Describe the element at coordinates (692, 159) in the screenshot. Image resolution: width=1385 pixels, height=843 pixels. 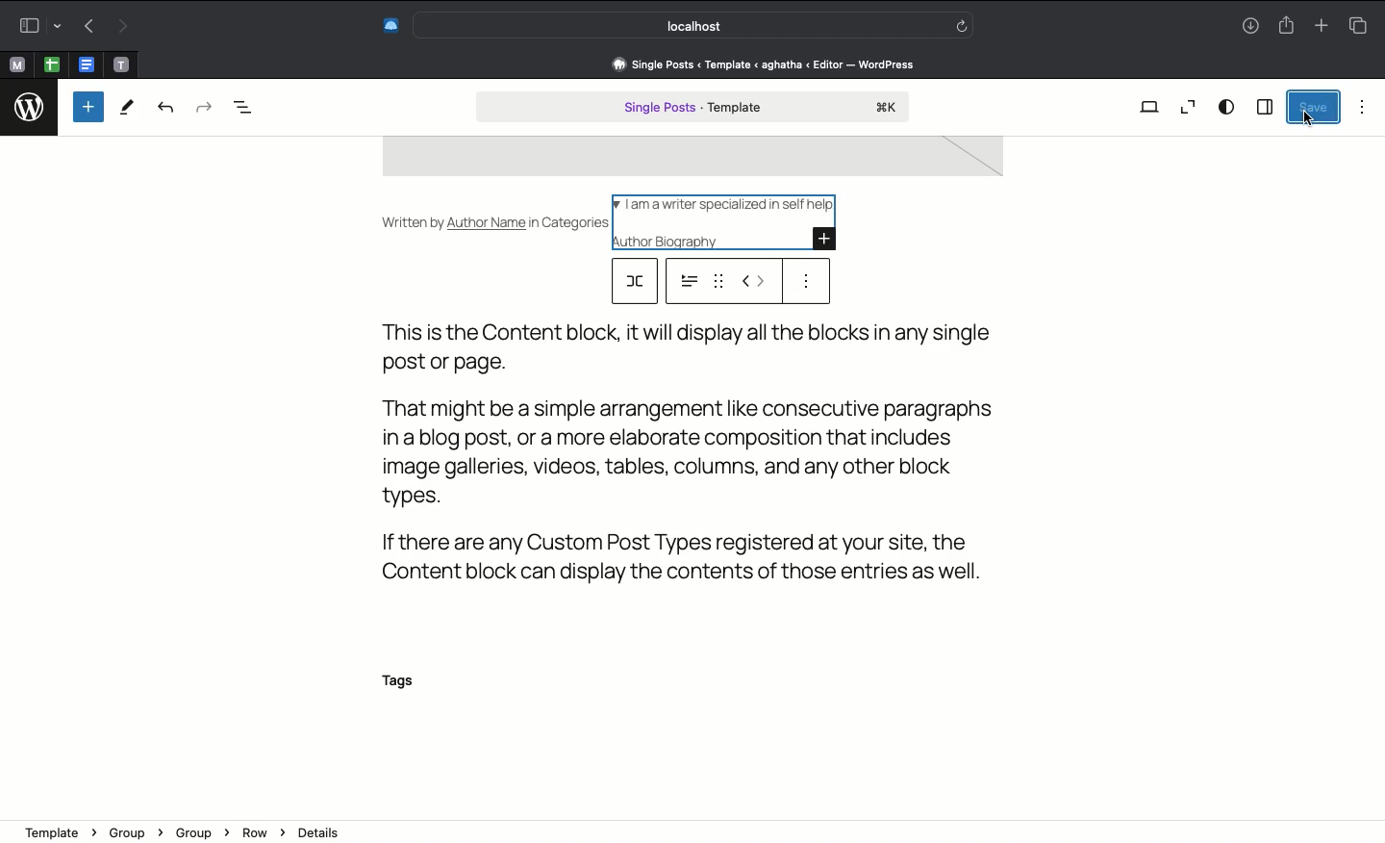
I see `image` at that location.